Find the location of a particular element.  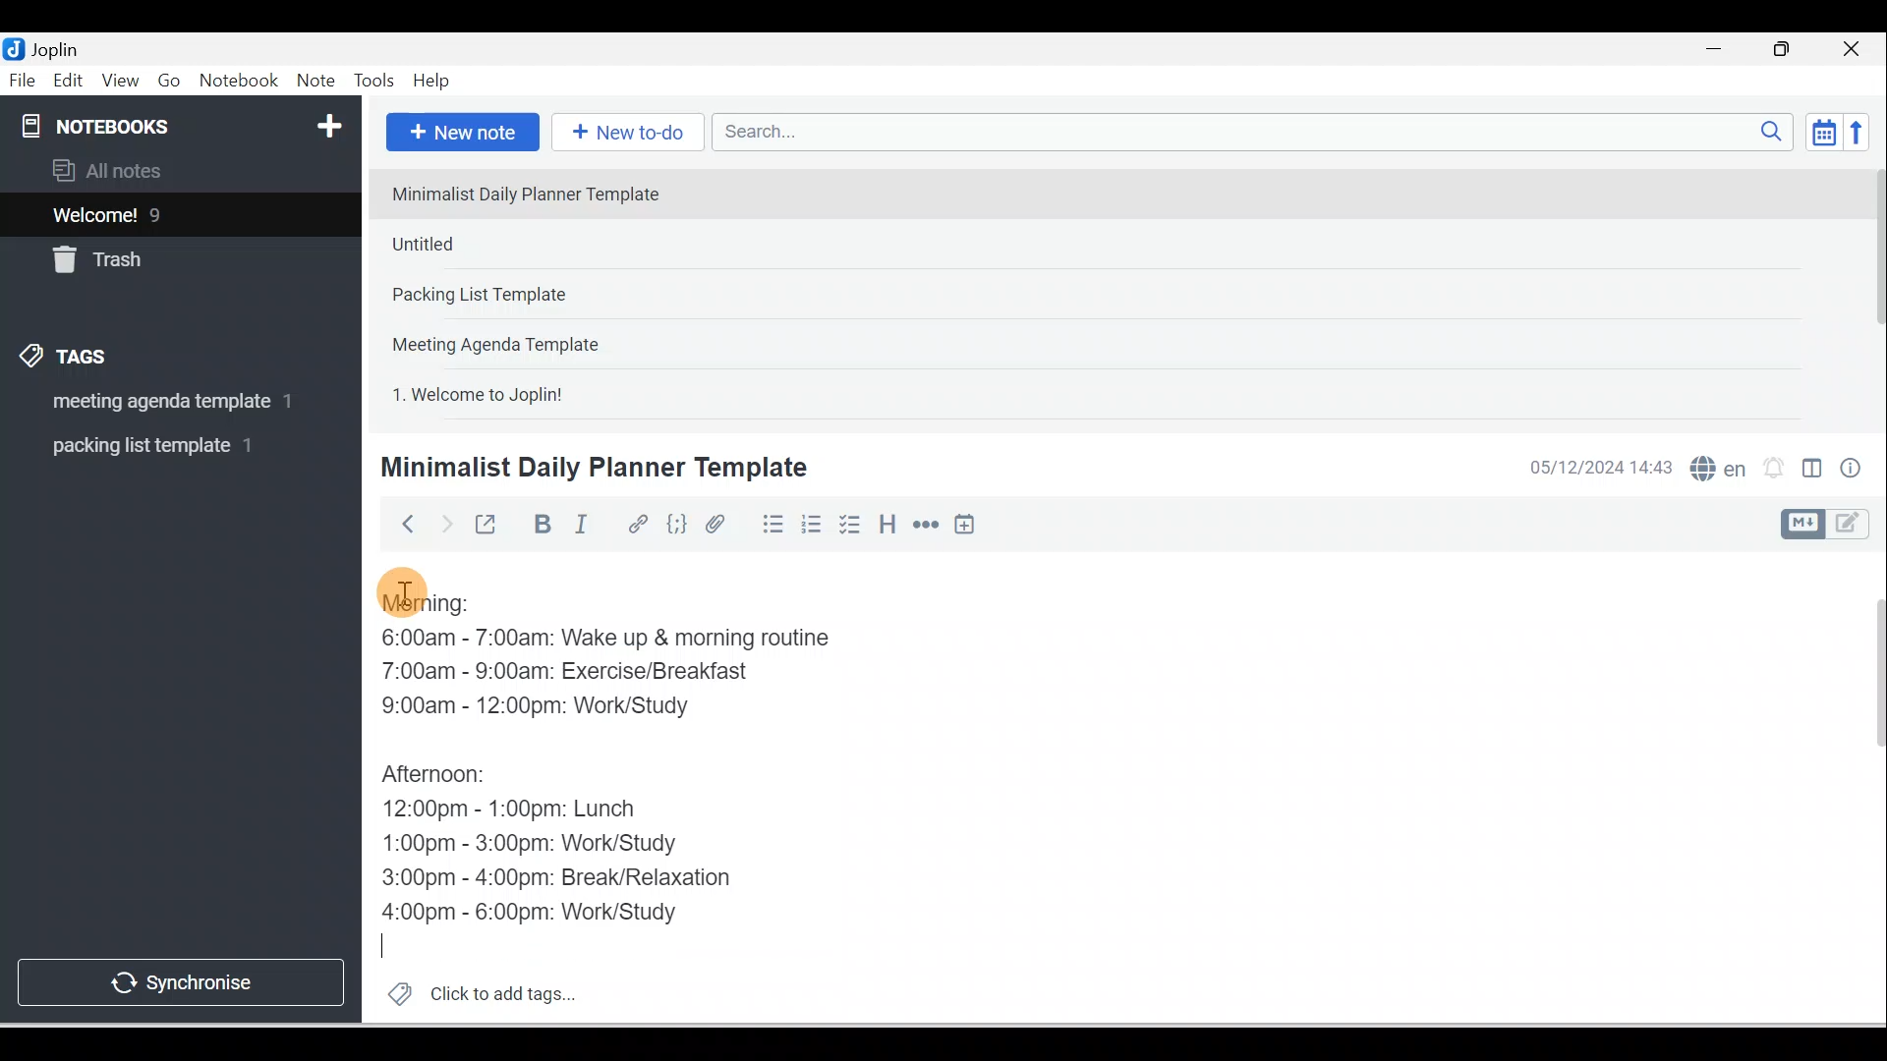

Close is located at coordinates (1857, 49).